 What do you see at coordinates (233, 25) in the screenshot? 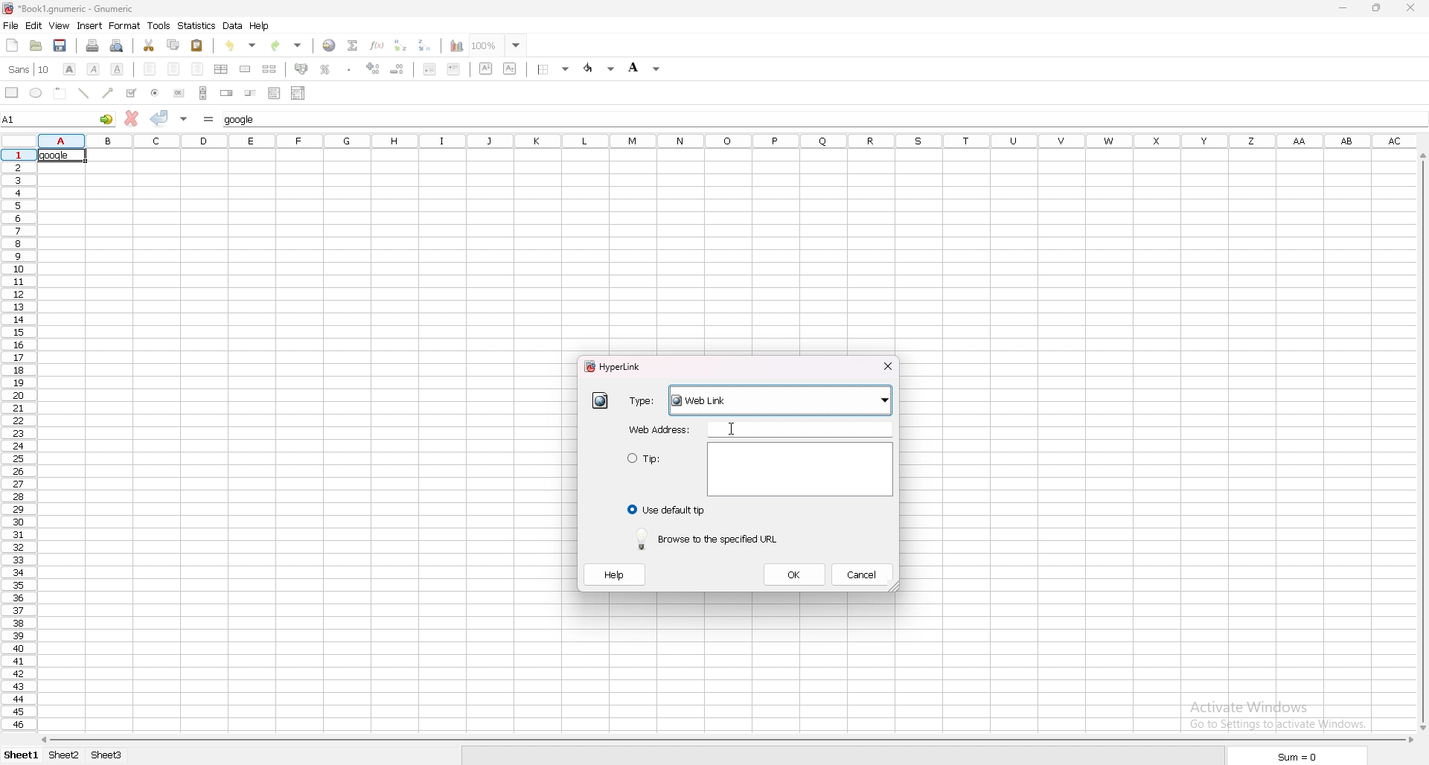
I see `data` at bounding box center [233, 25].